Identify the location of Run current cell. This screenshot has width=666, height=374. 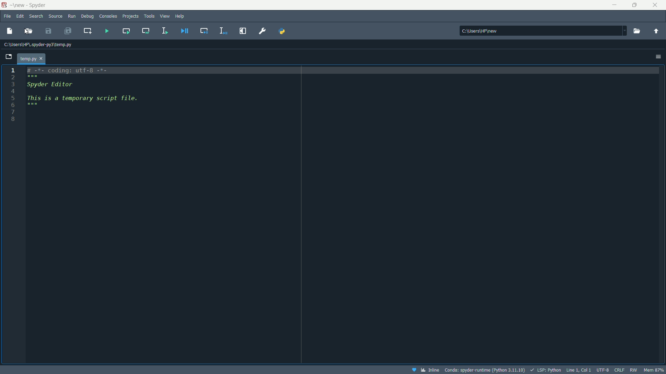
(126, 31).